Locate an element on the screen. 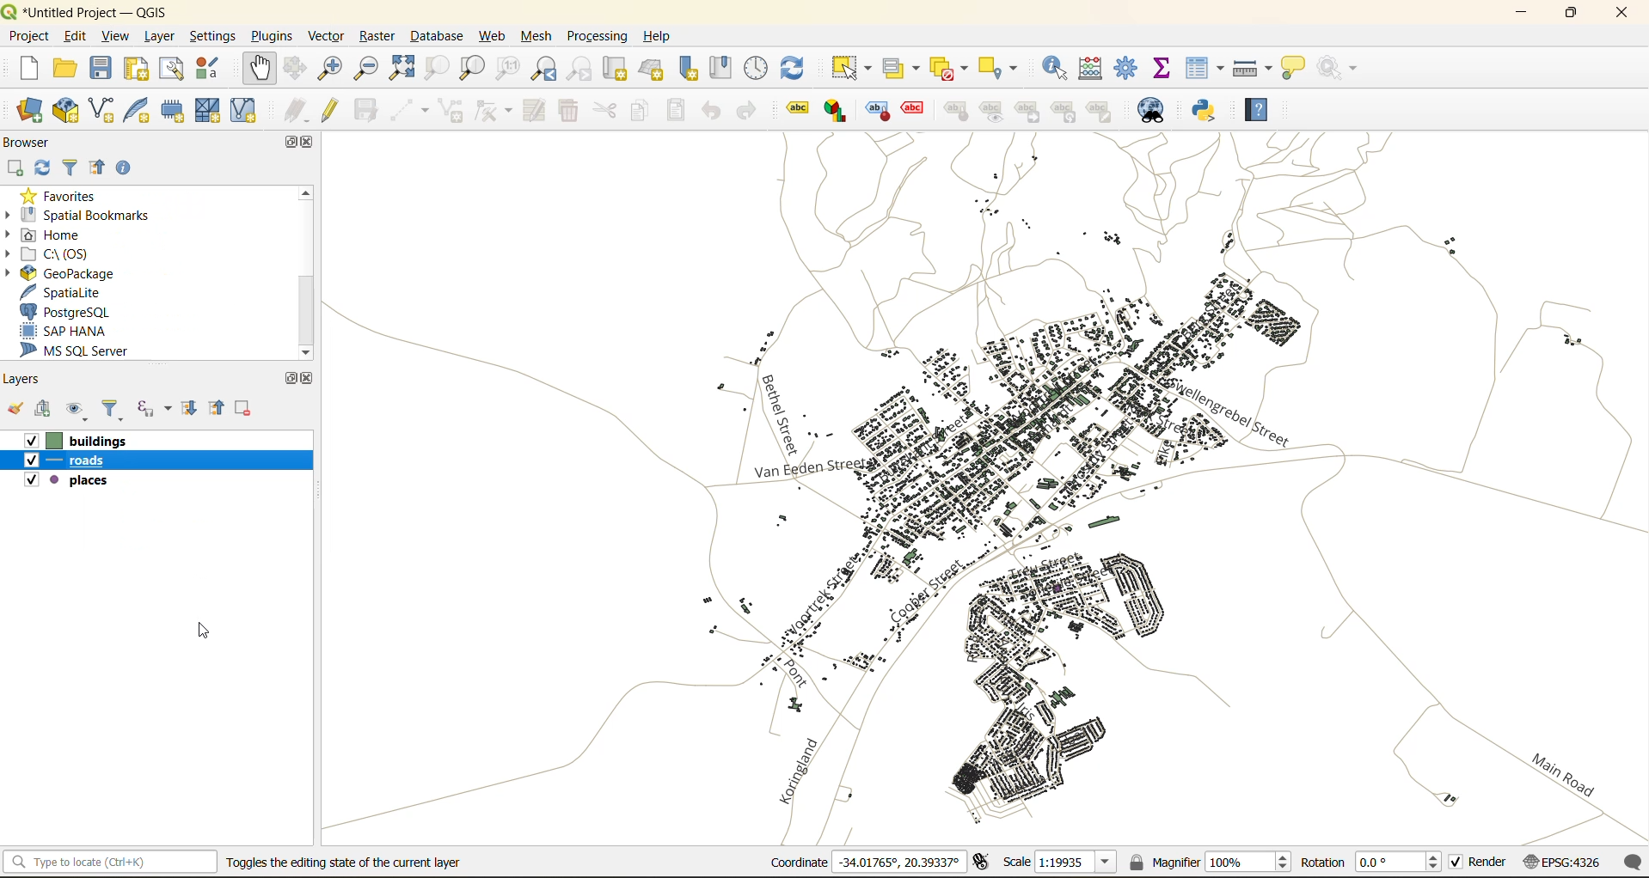 This screenshot has width=1649, height=878. edit is located at coordinates (74, 35).